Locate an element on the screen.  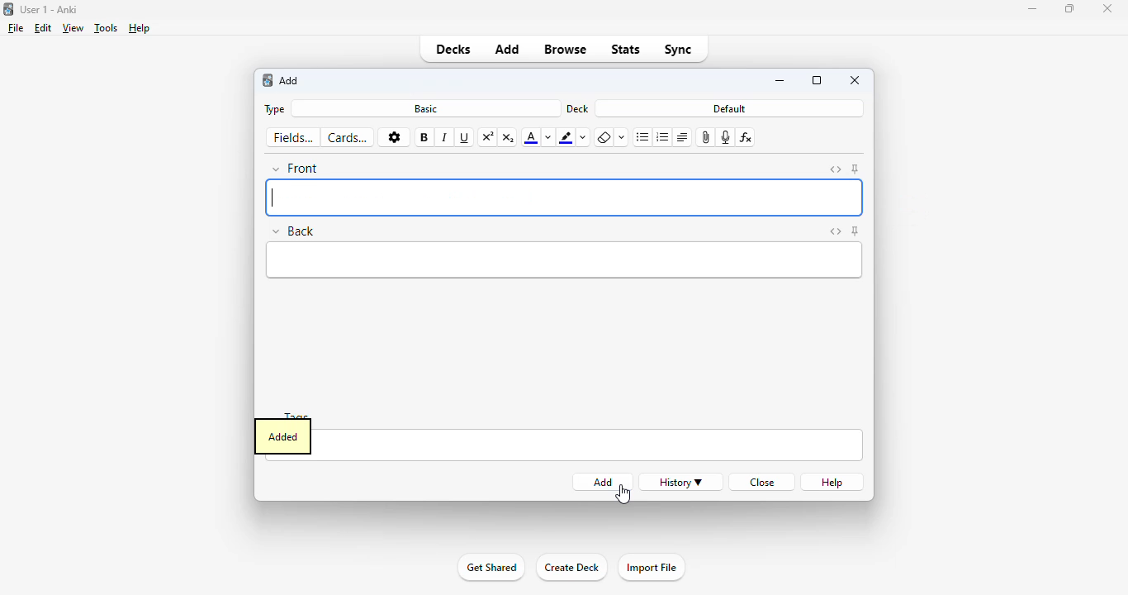
sync is located at coordinates (677, 50).